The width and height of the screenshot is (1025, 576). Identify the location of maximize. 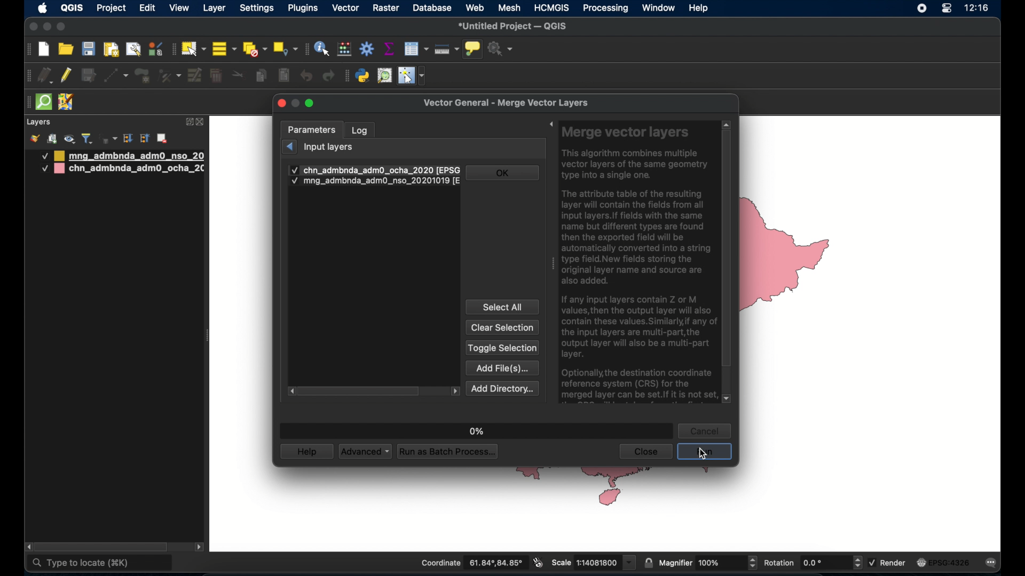
(61, 27).